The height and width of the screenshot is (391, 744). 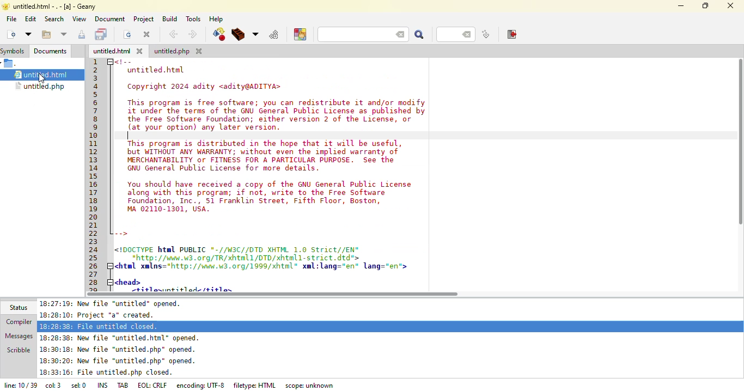 I want to click on minimize, so click(x=681, y=6).